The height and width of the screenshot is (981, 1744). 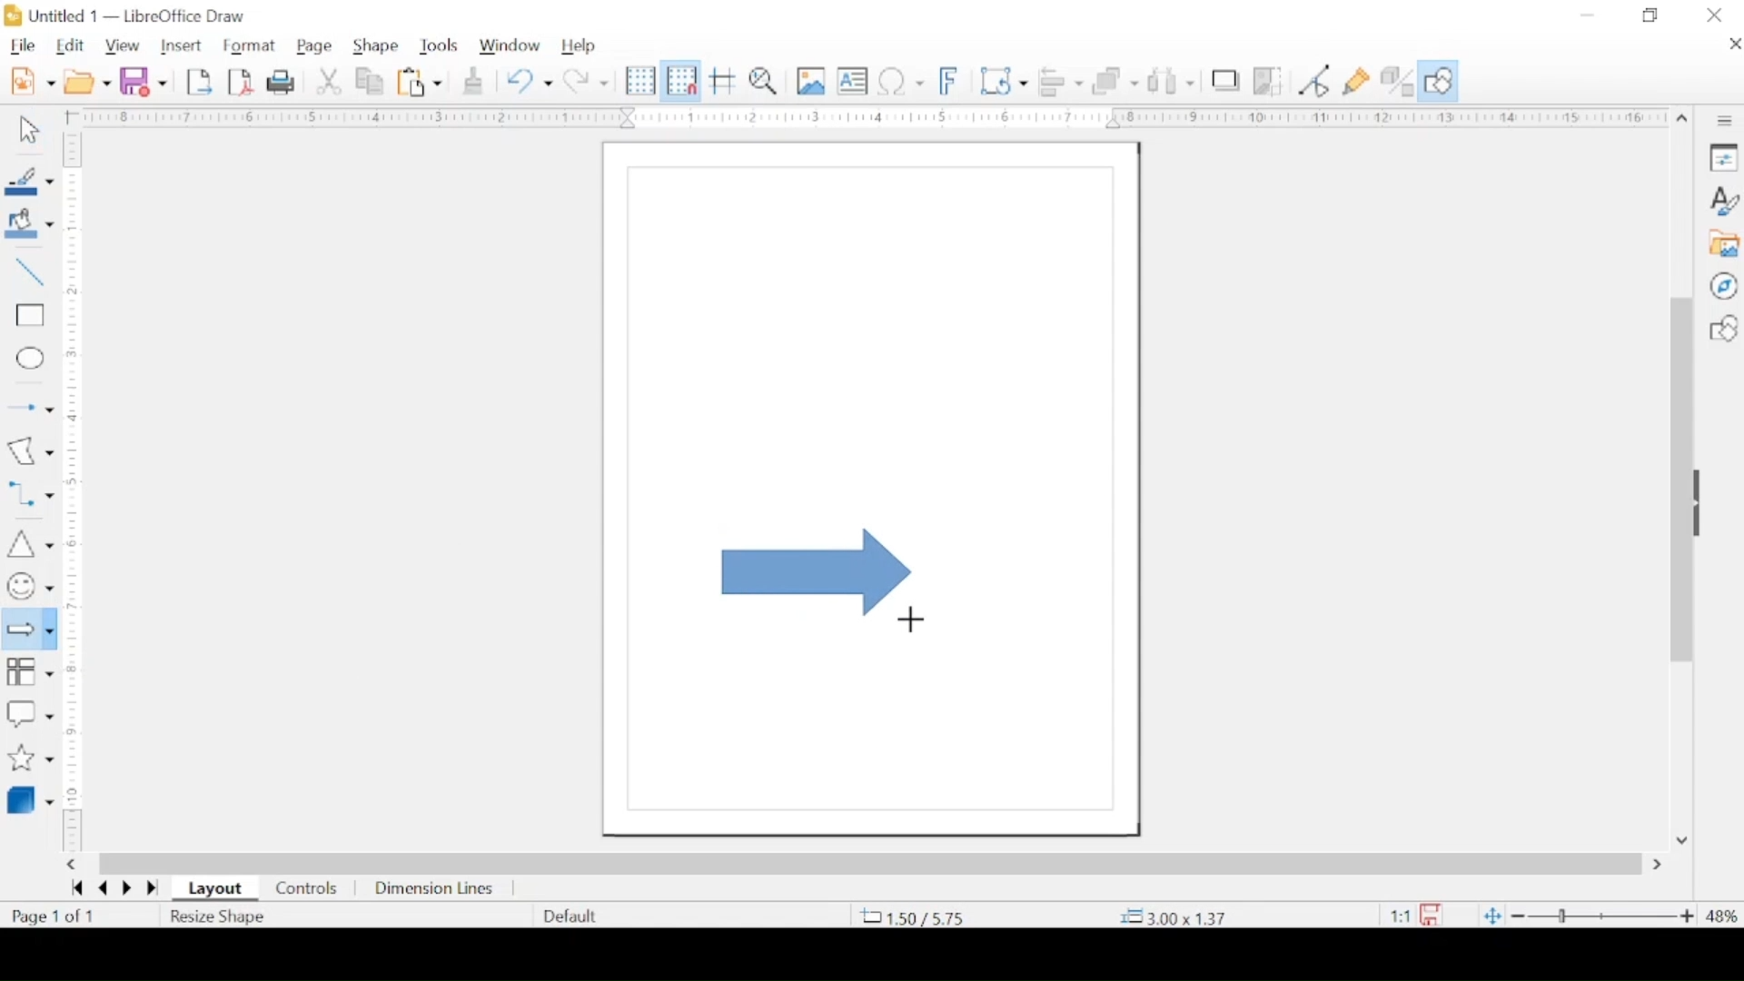 I want to click on transformations, so click(x=1003, y=81).